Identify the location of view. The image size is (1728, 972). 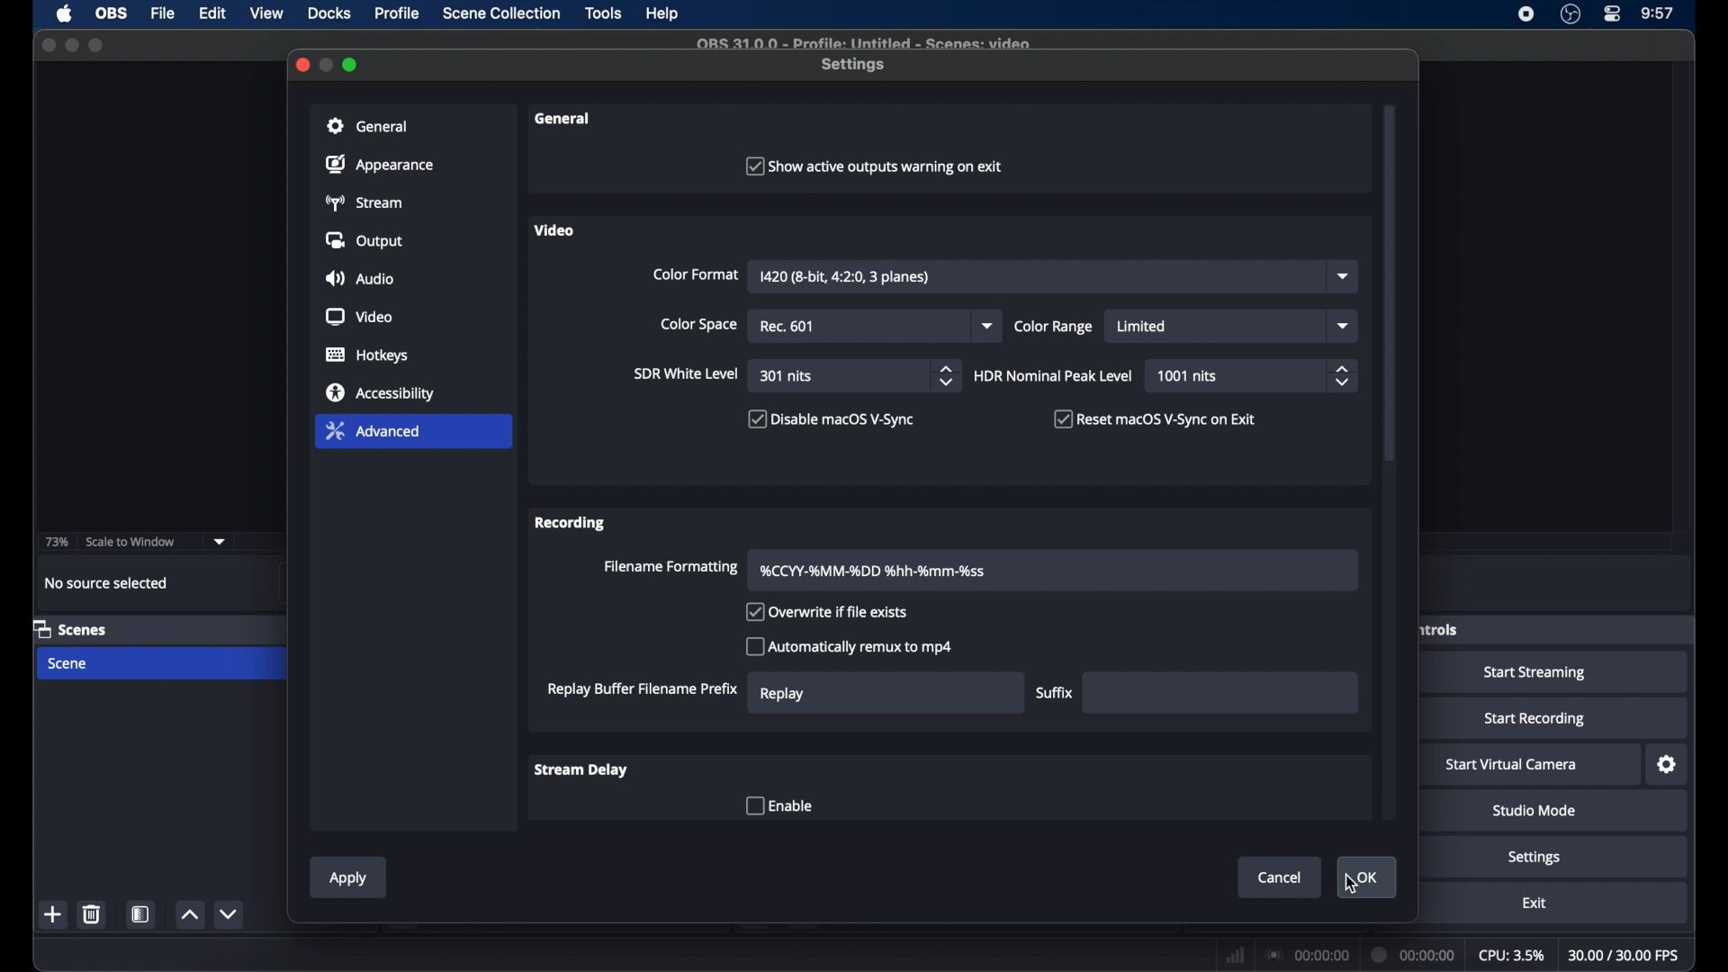
(266, 13).